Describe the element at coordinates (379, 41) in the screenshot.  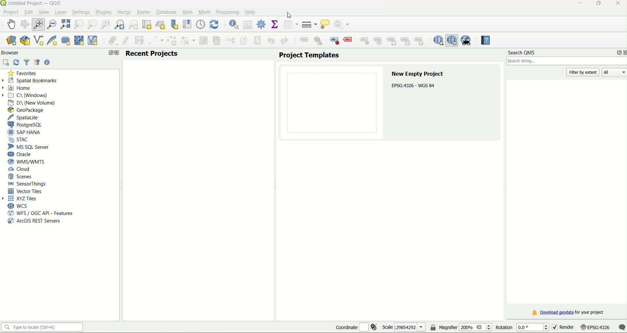
I see `show/hide label` at that location.